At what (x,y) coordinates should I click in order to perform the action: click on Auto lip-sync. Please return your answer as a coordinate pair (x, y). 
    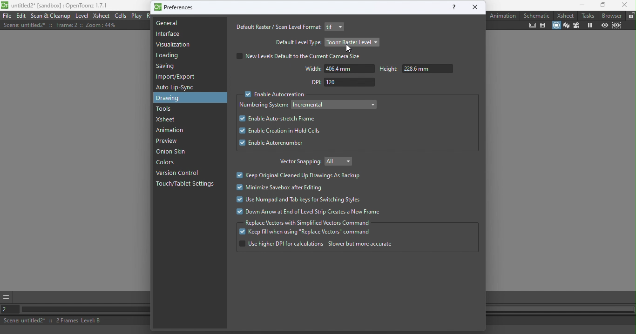
    Looking at the image, I should click on (176, 87).